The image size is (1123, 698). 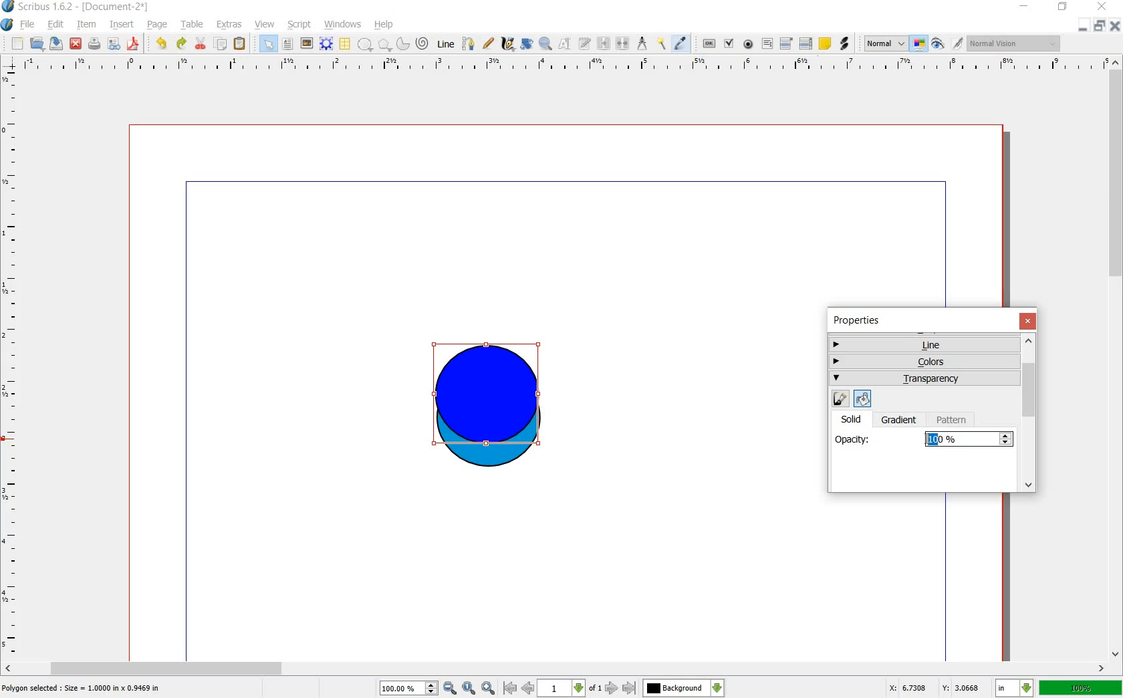 I want to click on Polygon selected : size = 1.0000 in x 1.9469 in, so click(x=82, y=687).